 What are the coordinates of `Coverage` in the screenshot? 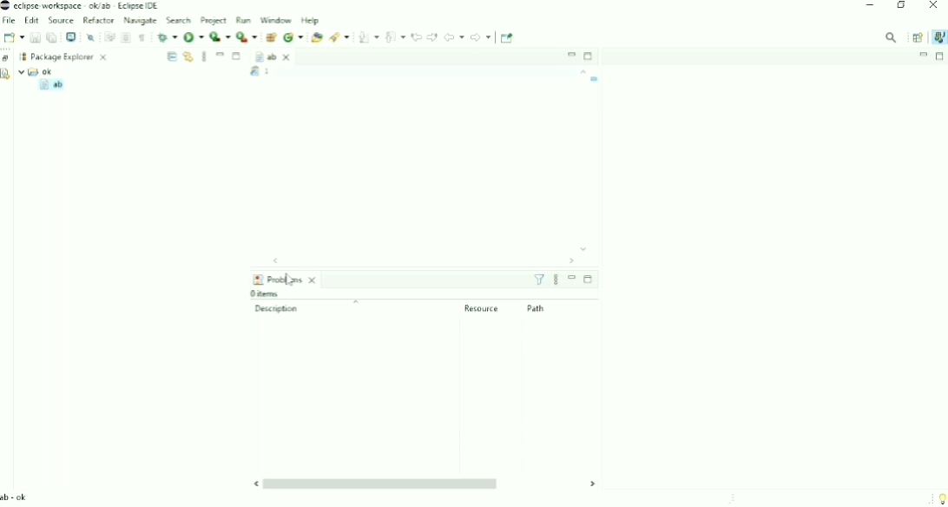 It's located at (221, 36).